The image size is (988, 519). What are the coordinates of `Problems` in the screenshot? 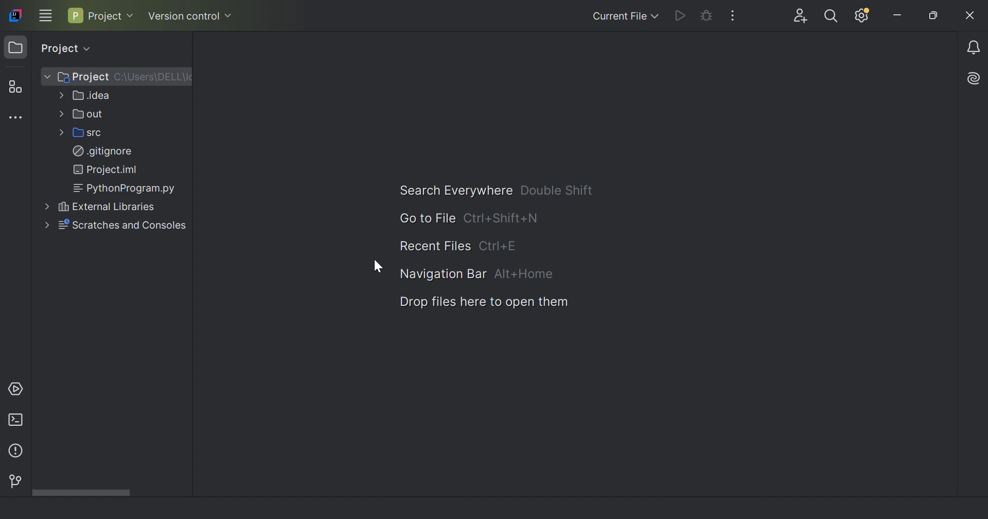 It's located at (14, 453).